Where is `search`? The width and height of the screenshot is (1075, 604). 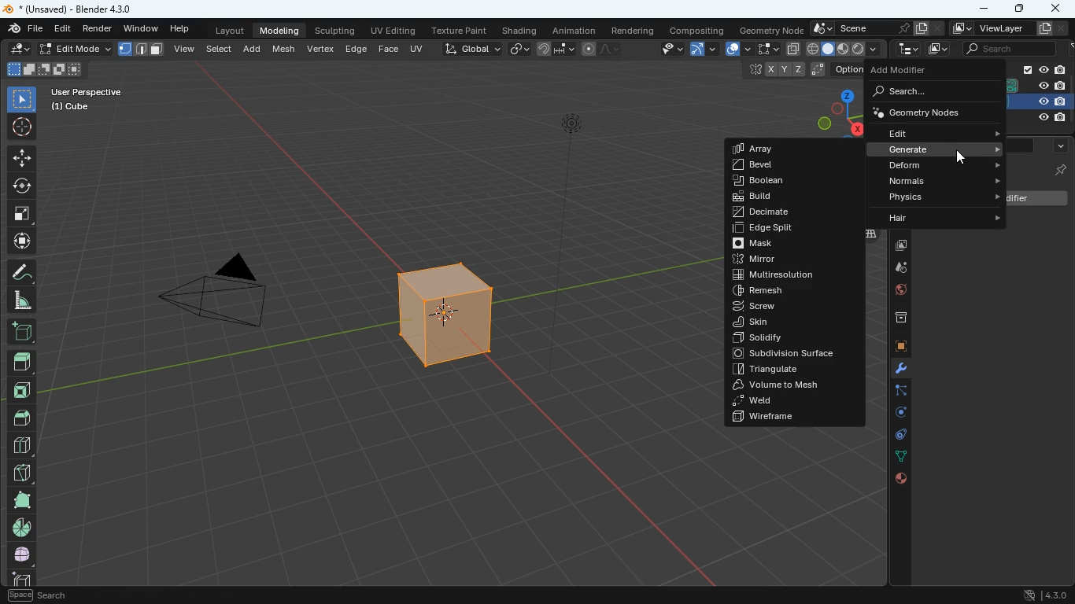 search is located at coordinates (1019, 148).